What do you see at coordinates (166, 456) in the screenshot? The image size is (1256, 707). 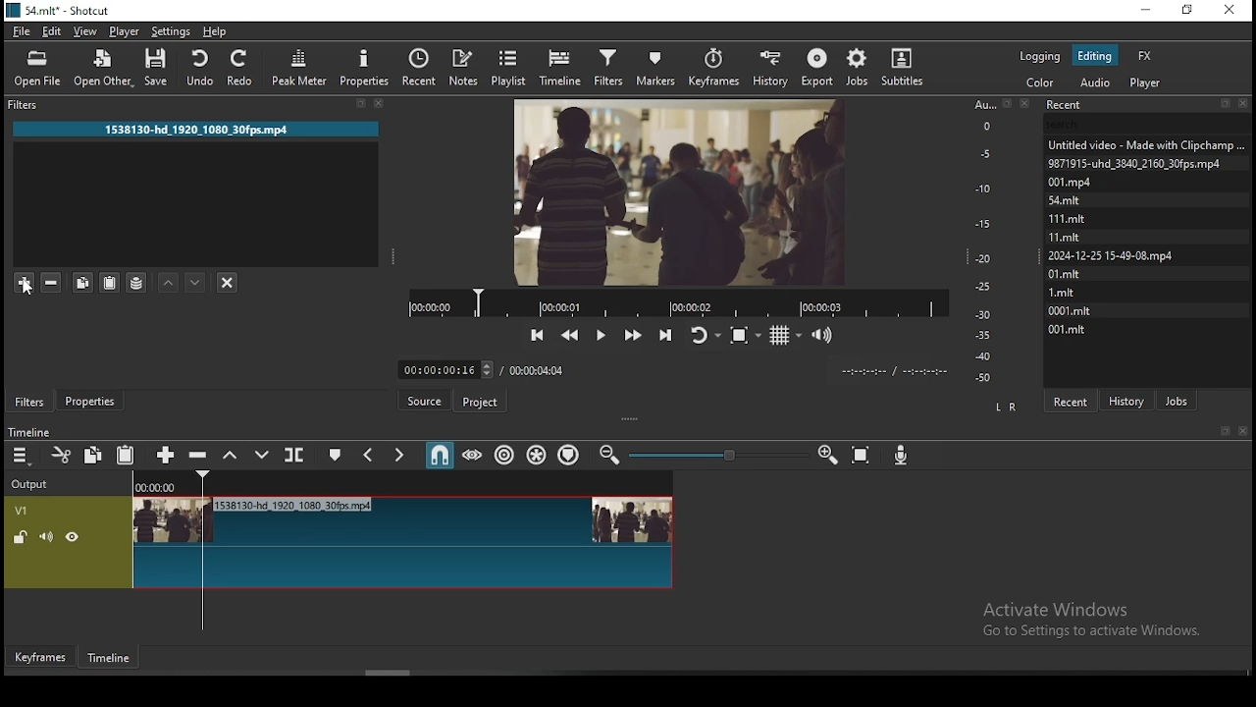 I see `append` at bounding box center [166, 456].